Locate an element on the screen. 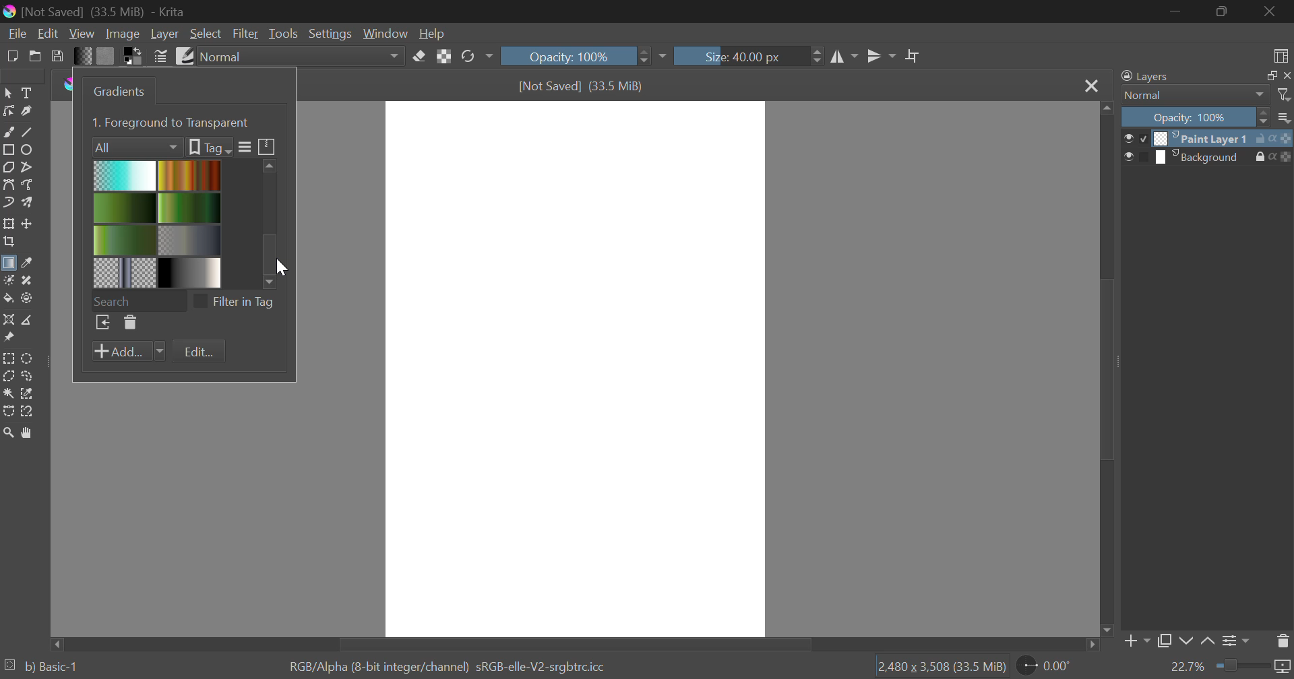  Similar Color Selection is located at coordinates (28, 394).